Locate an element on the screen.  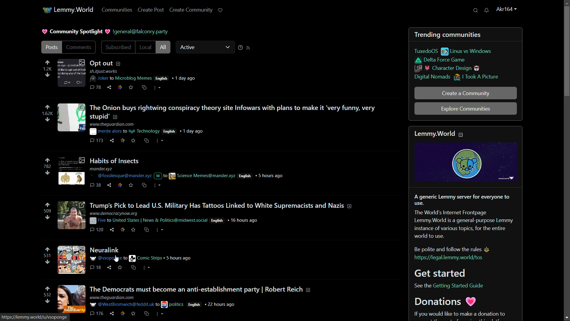
share is located at coordinates (112, 314).